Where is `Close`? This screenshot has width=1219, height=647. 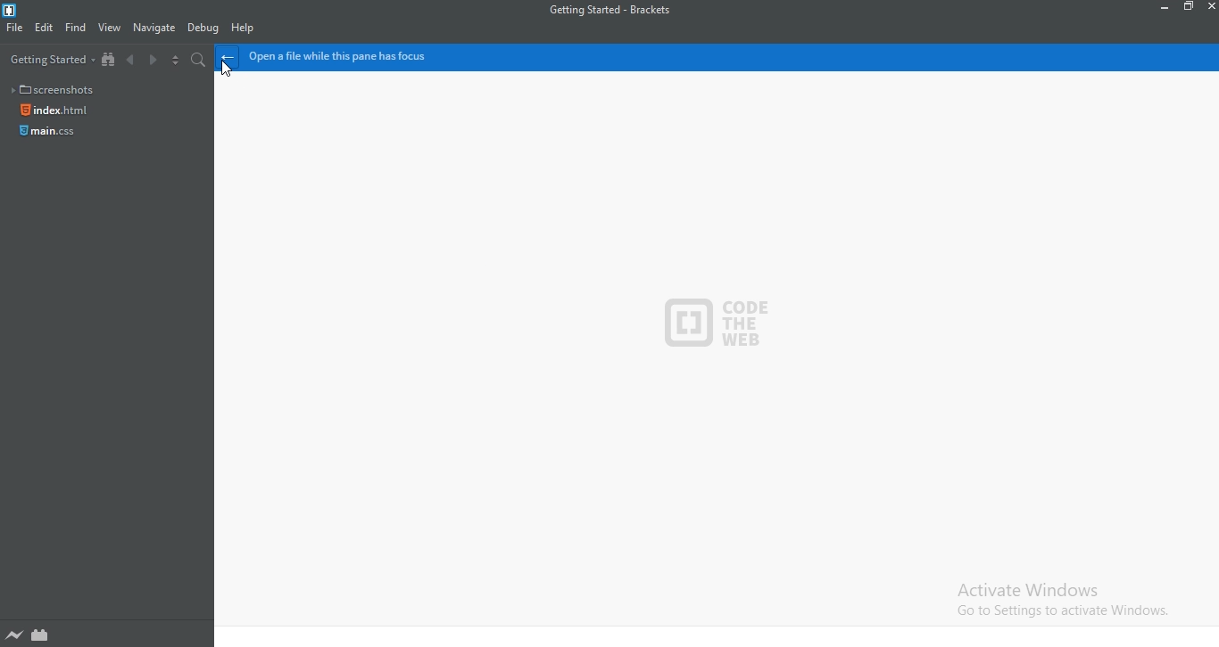 Close is located at coordinates (1210, 7).